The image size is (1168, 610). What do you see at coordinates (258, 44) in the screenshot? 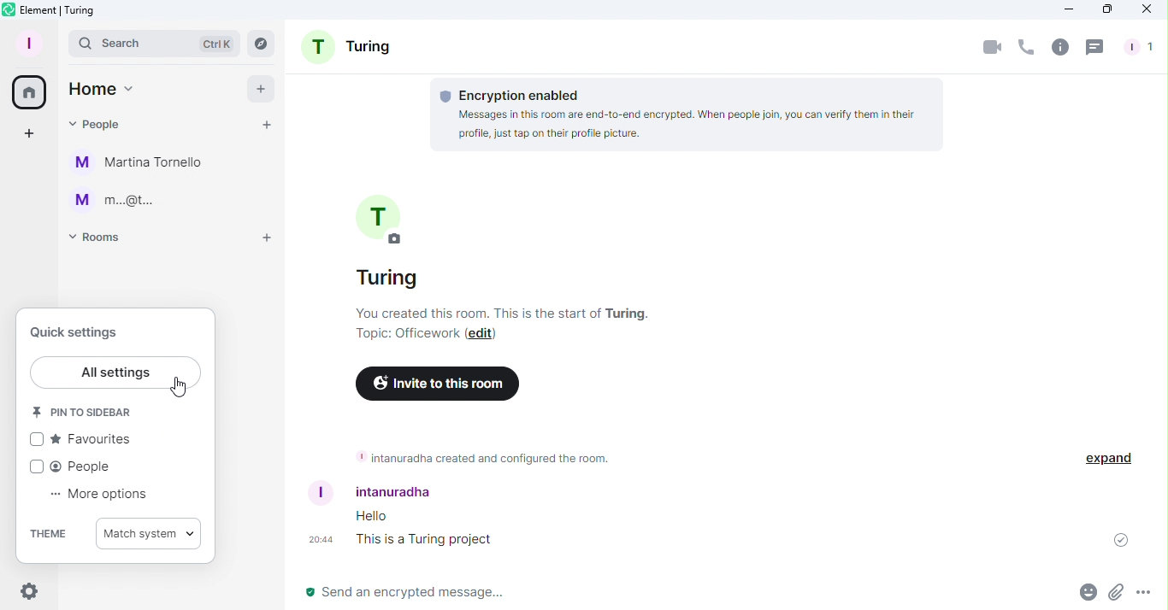
I see `Explore rooms` at bounding box center [258, 44].